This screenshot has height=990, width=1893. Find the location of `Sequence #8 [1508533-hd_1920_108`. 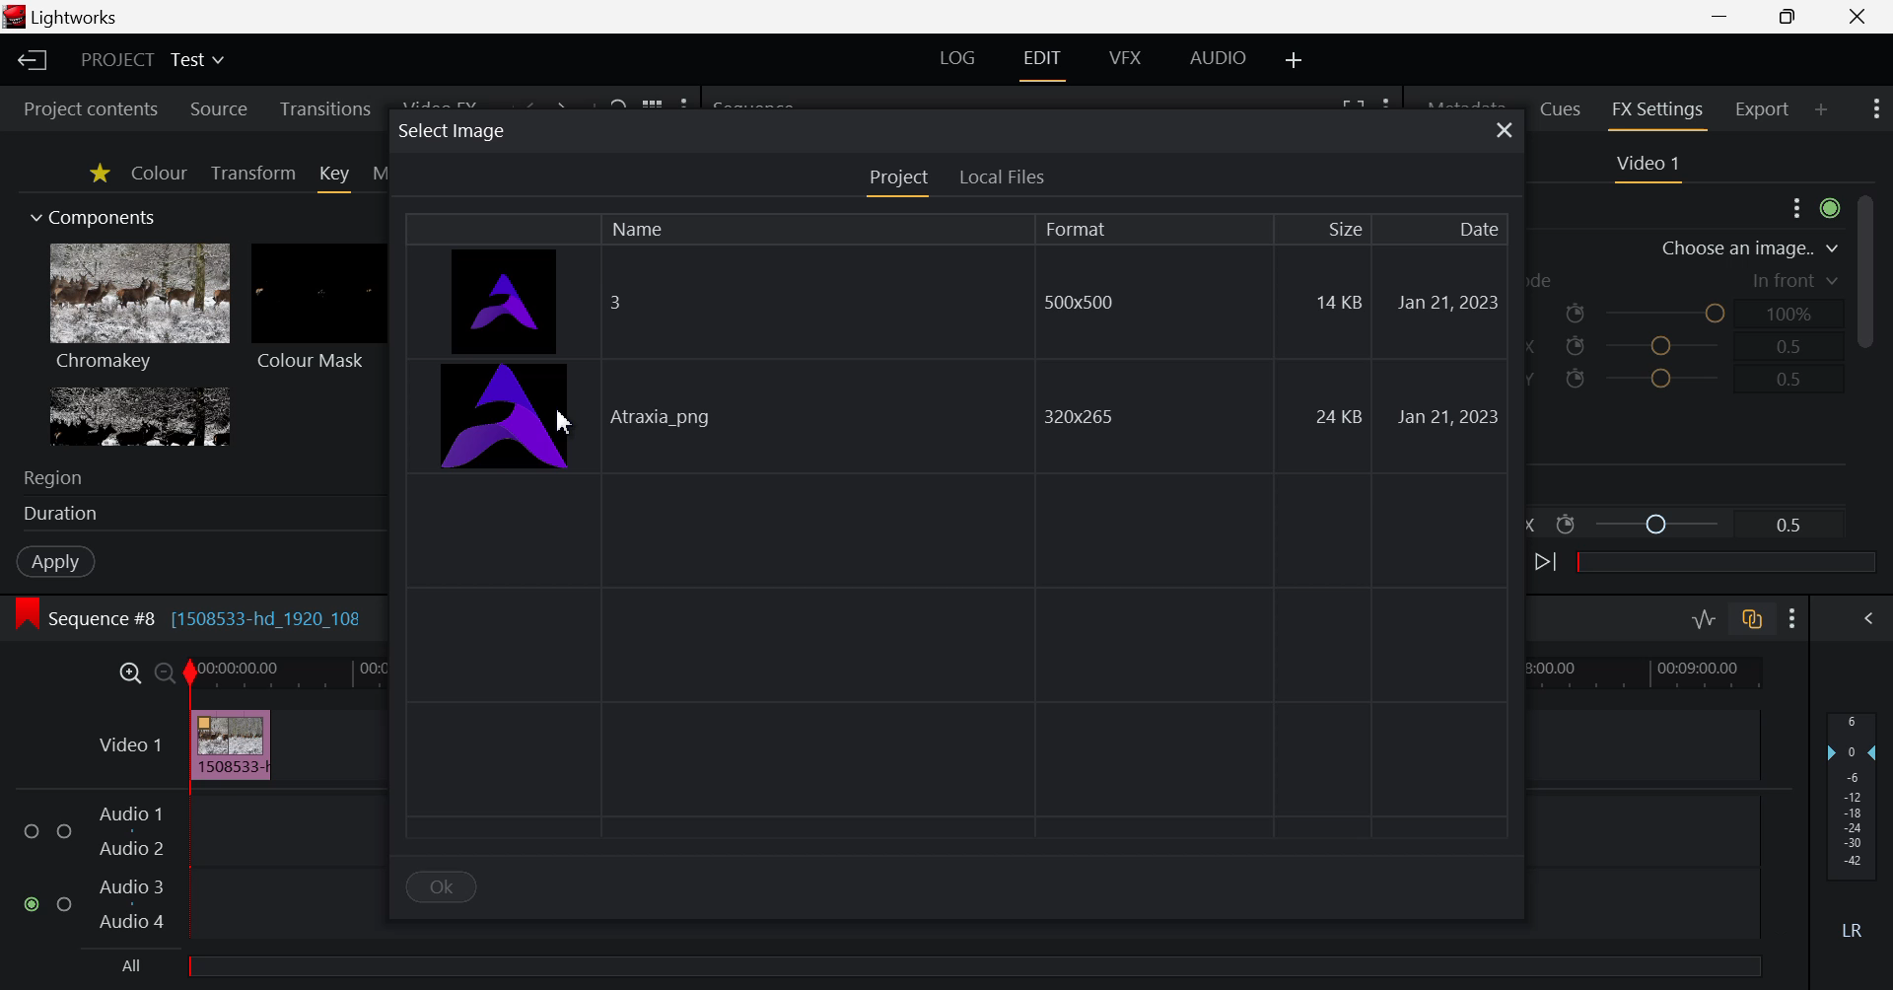

Sequence #8 [1508533-hd_1920_108 is located at coordinates (195, 619).